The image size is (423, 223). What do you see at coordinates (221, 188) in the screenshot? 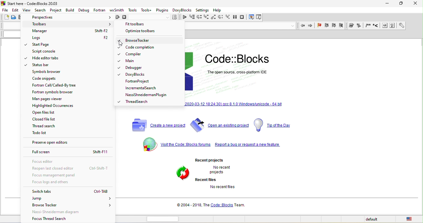
I see `no recent files` at bounding box center [221, 188].